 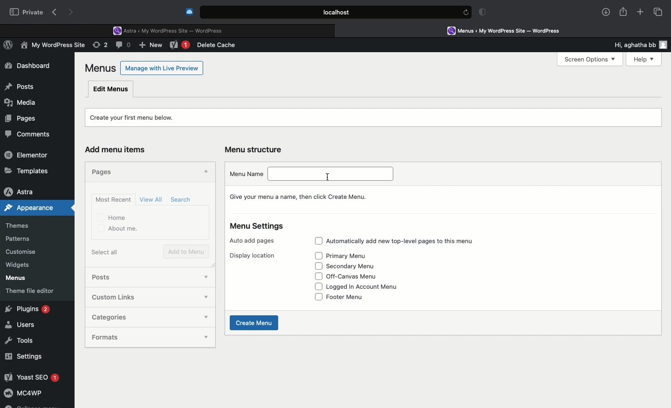 I want to click on Typing area, so click(x=333, y=175).